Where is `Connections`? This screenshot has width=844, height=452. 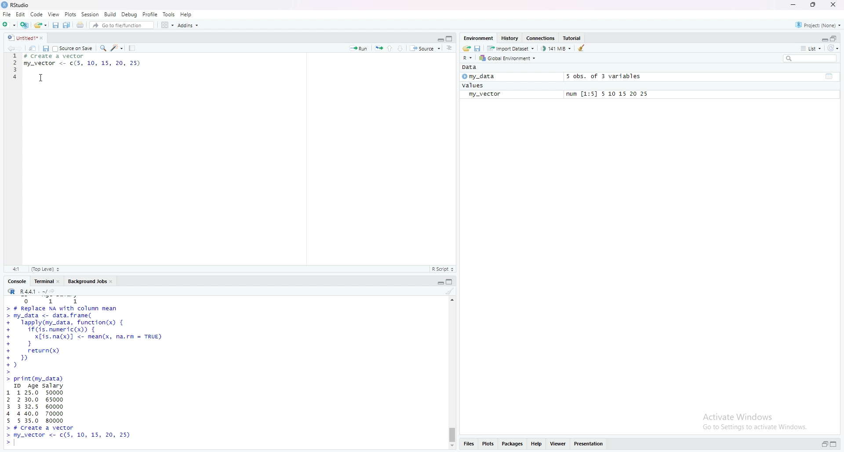
Connections is located at coordinates (542, 38).